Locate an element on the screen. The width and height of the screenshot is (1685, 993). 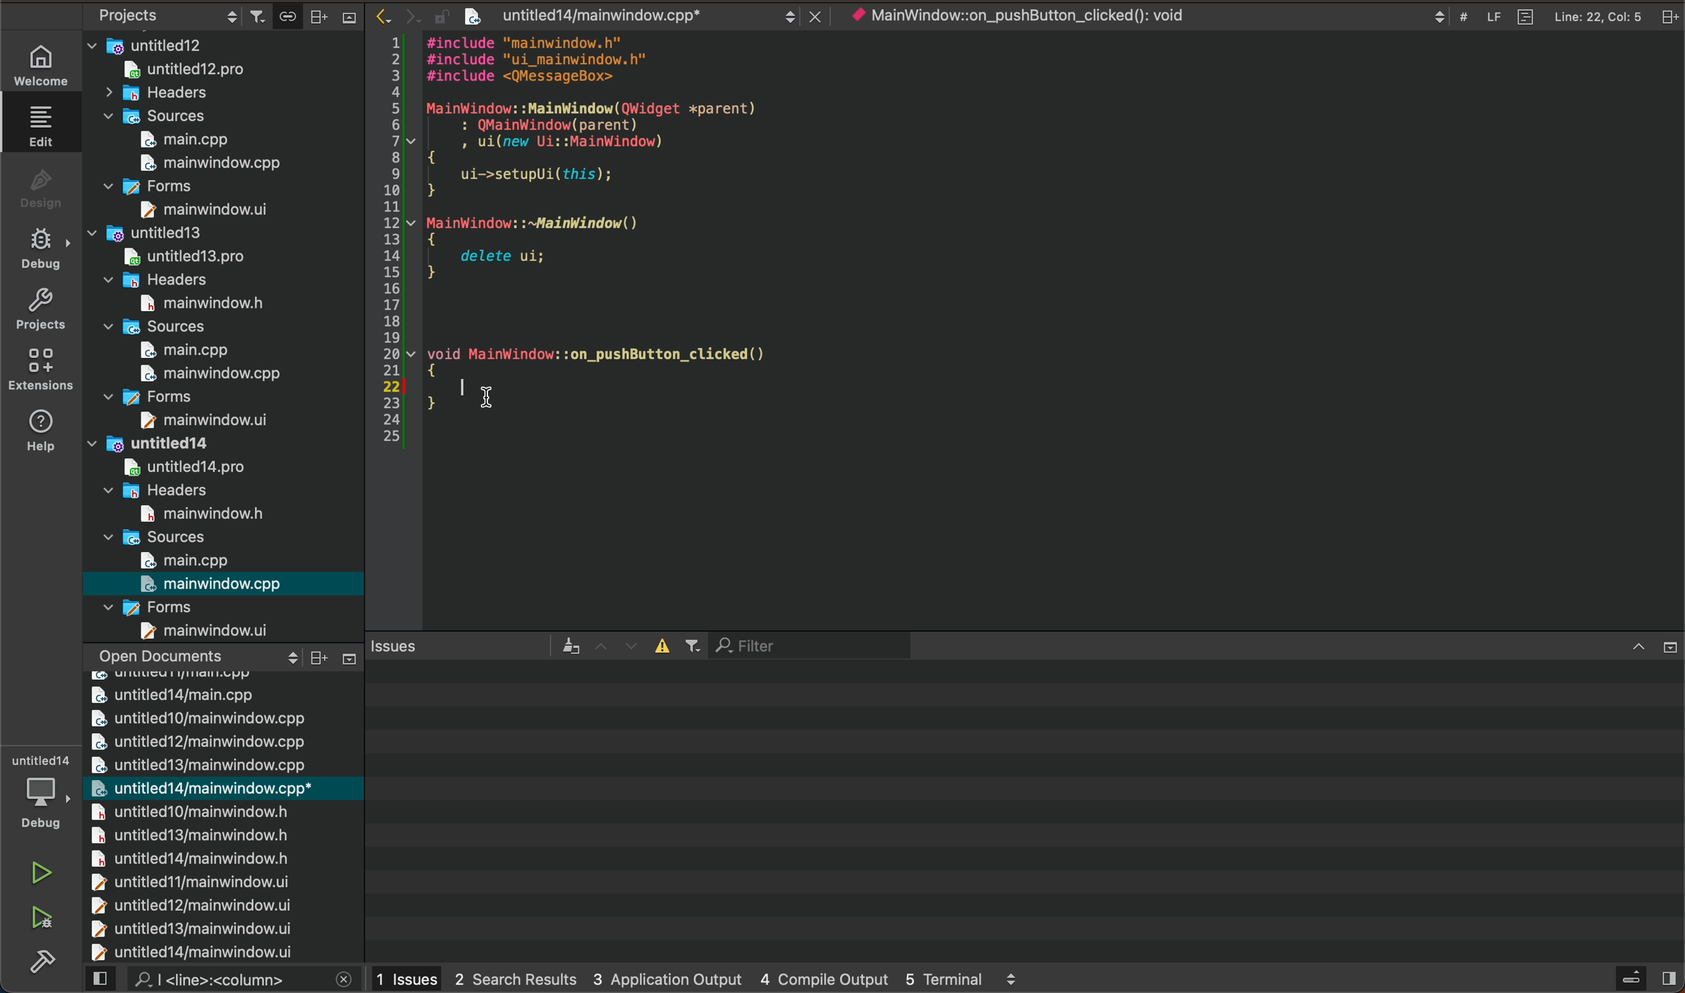
issues is located at coordinates (477, 645).